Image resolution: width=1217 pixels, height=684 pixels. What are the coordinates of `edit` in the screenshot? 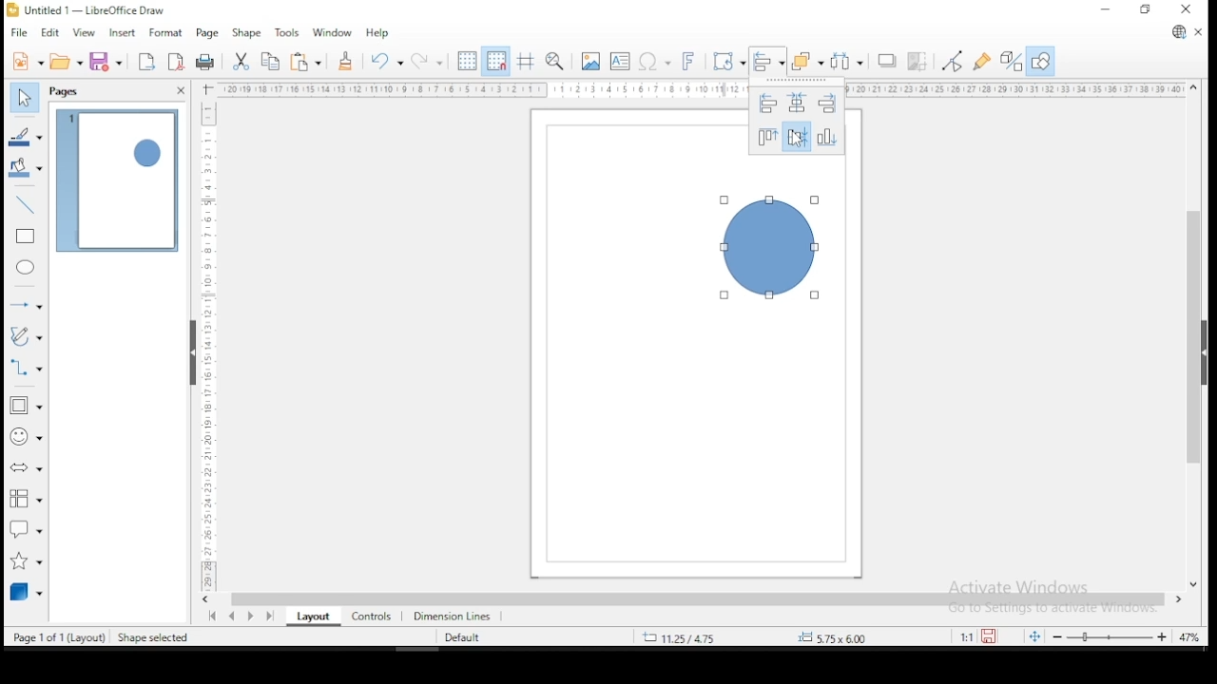 It's located at (49, 33).